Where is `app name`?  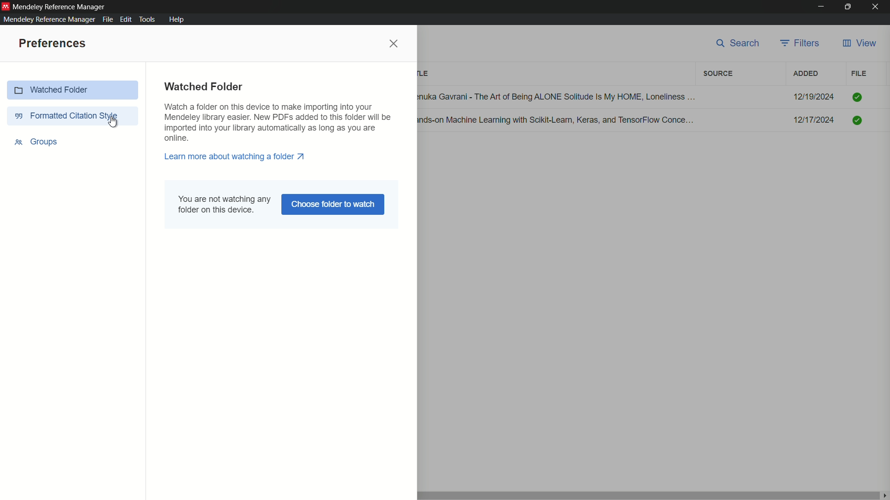
app name is located at coordinates (61, 6).